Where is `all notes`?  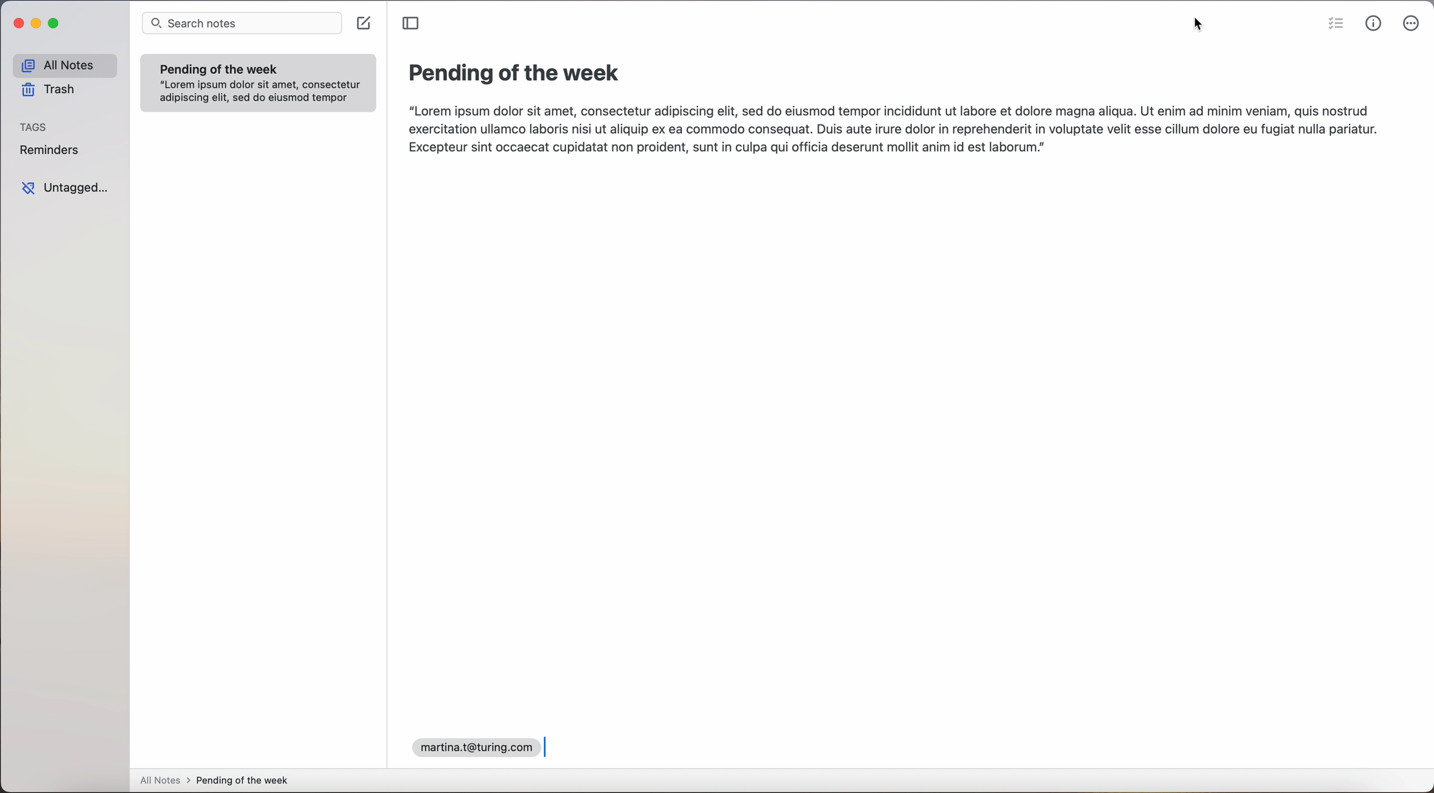
all notes is located at coordinates (65, 65).